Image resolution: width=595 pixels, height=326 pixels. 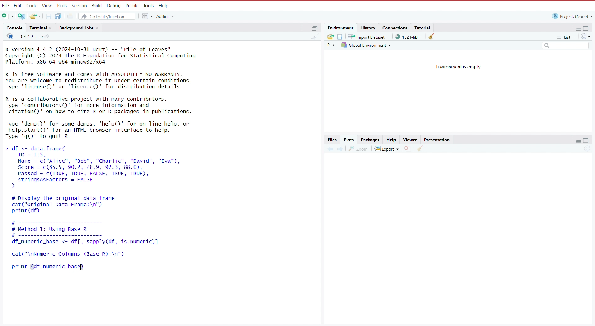 I want to click on print the current file, so click(x=70, y=16).